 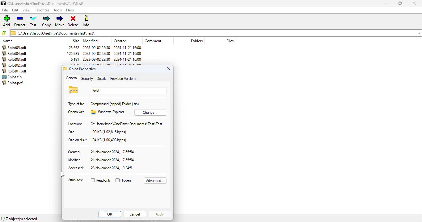 What do you see at coordinates (97, 132) in the screenshot?
I see `size: 100 KB (1,02,815 bytes)` at bounding box center [97, 132].